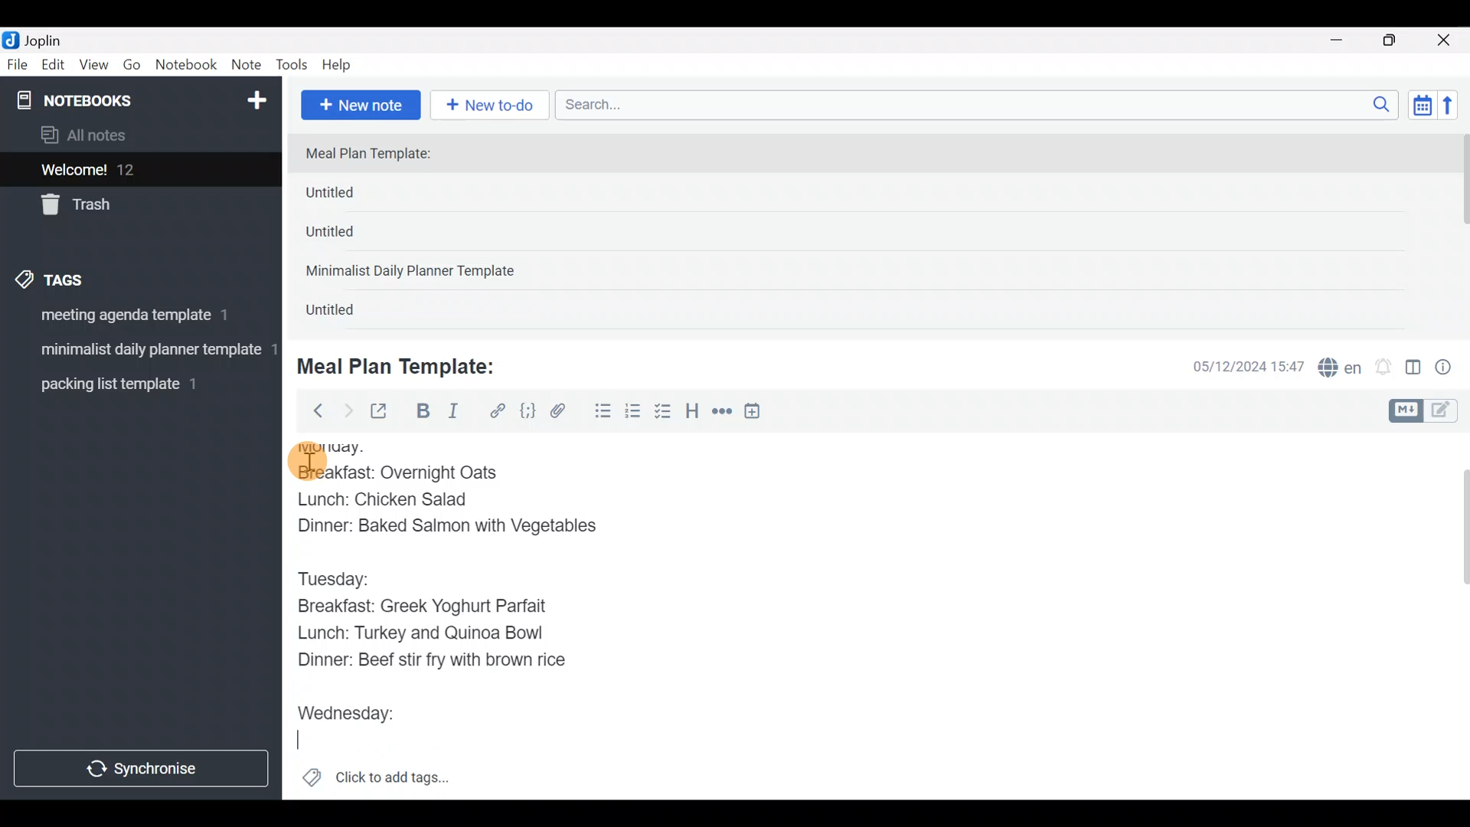 The image size is (1470, 827). I want to click on Numbered list, so click(633, 414).